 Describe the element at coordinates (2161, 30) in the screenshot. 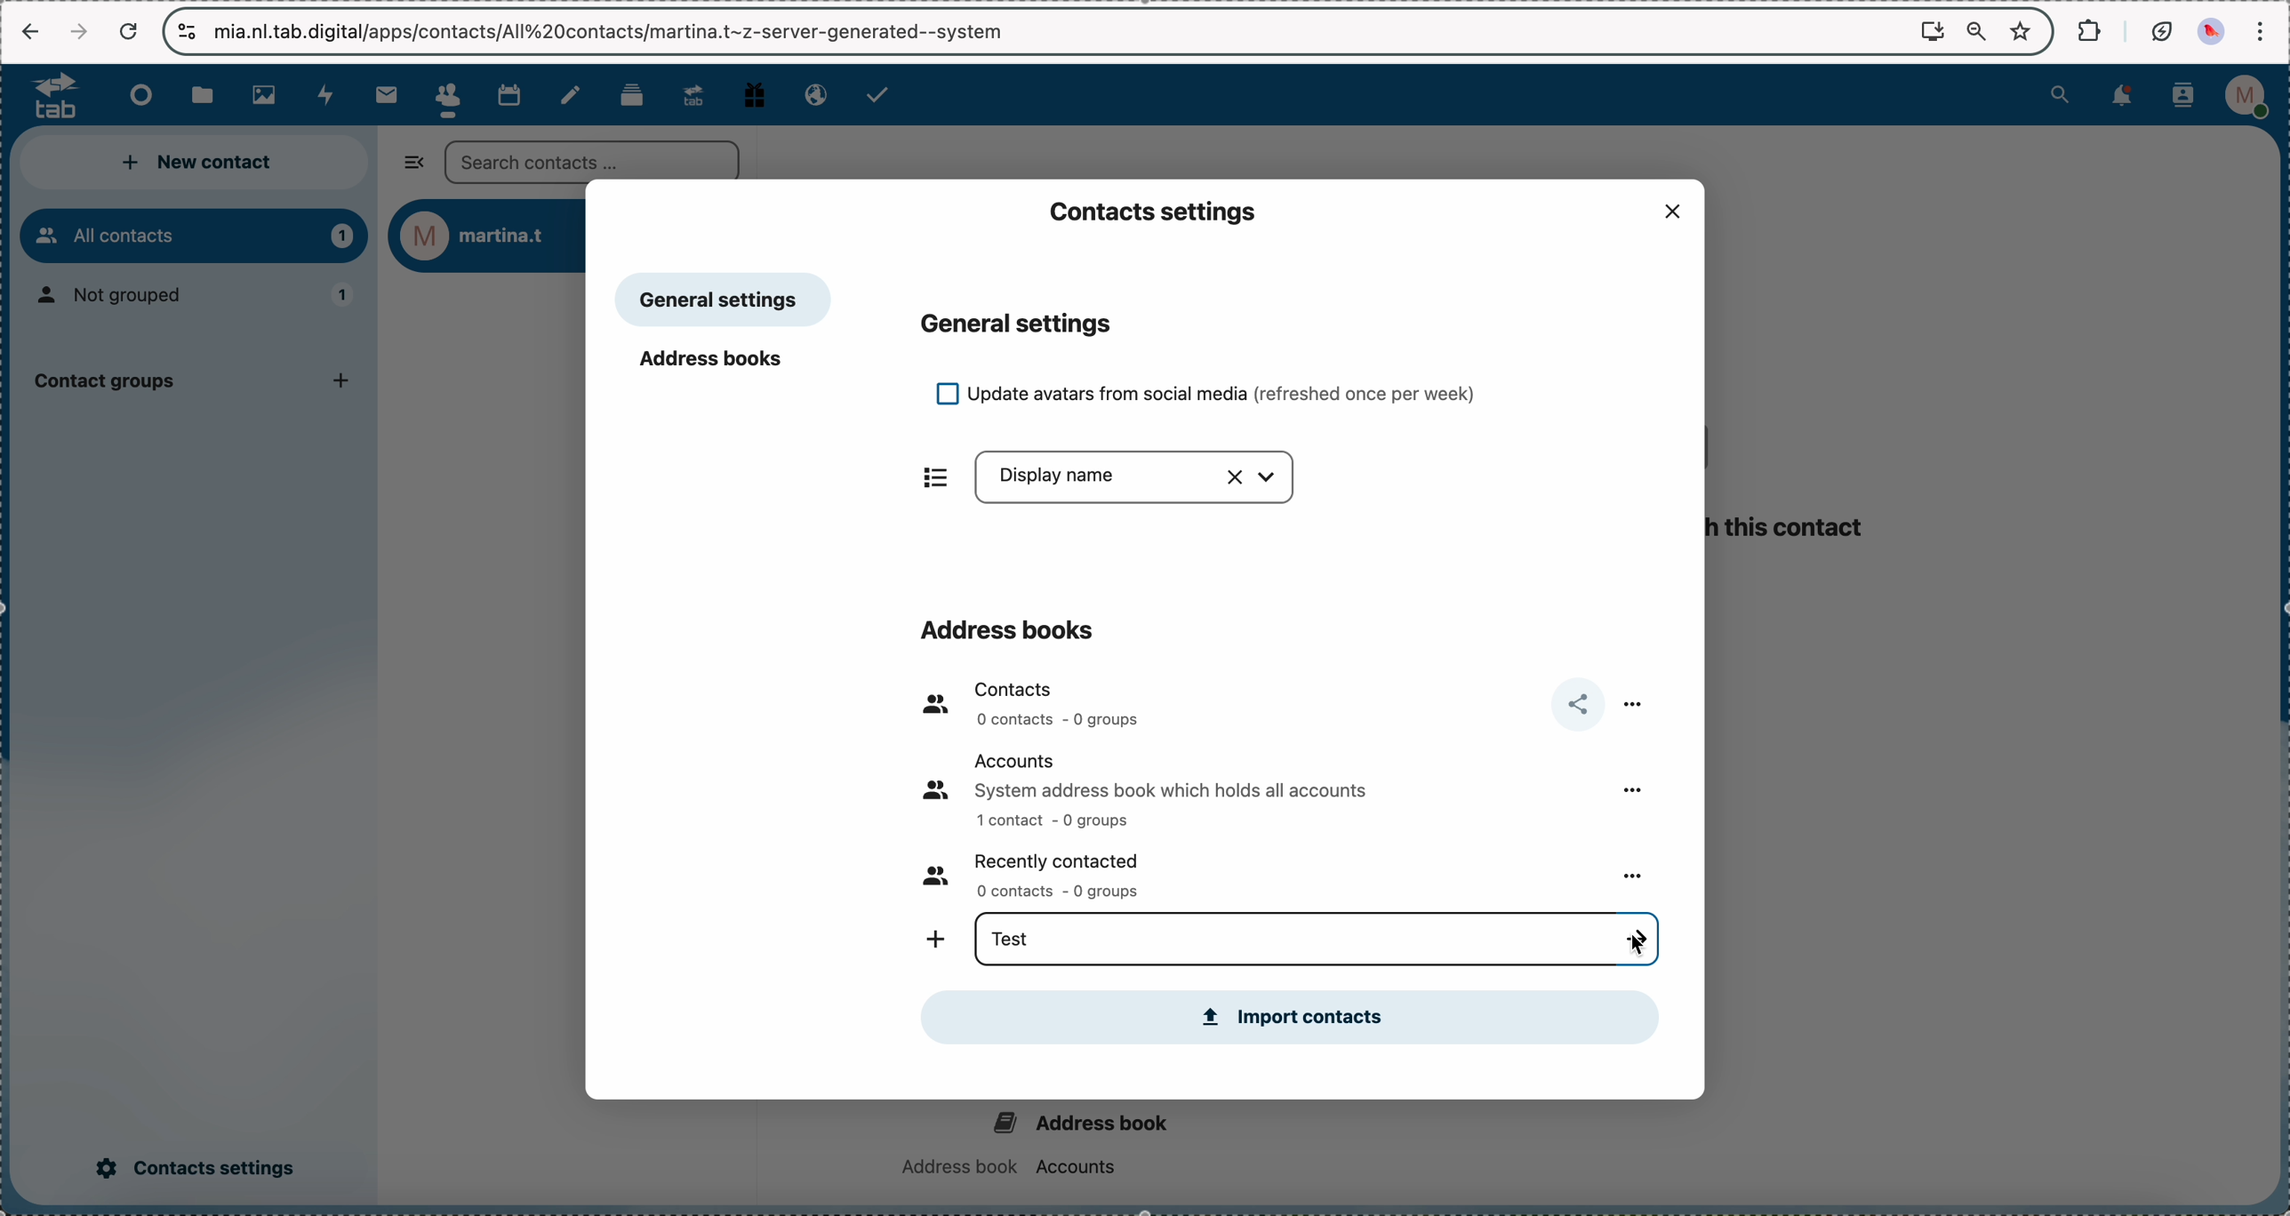

I see `battery eco` at that location.